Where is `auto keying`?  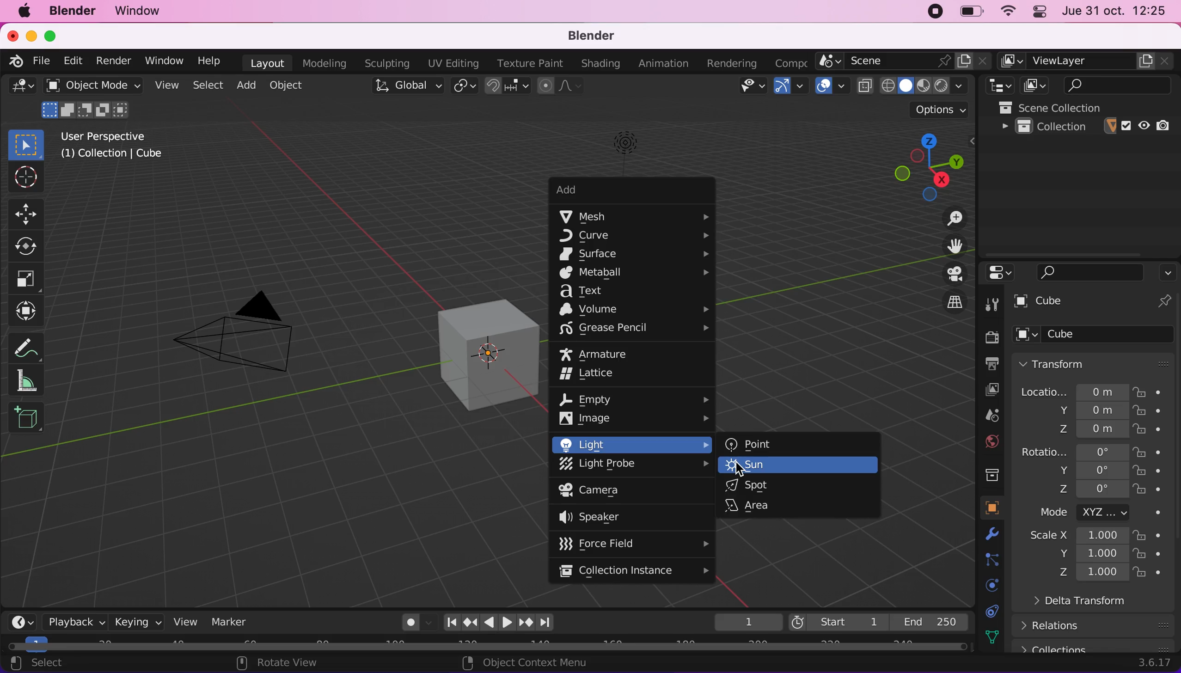 auto keying is located at coordinates (408, 622).